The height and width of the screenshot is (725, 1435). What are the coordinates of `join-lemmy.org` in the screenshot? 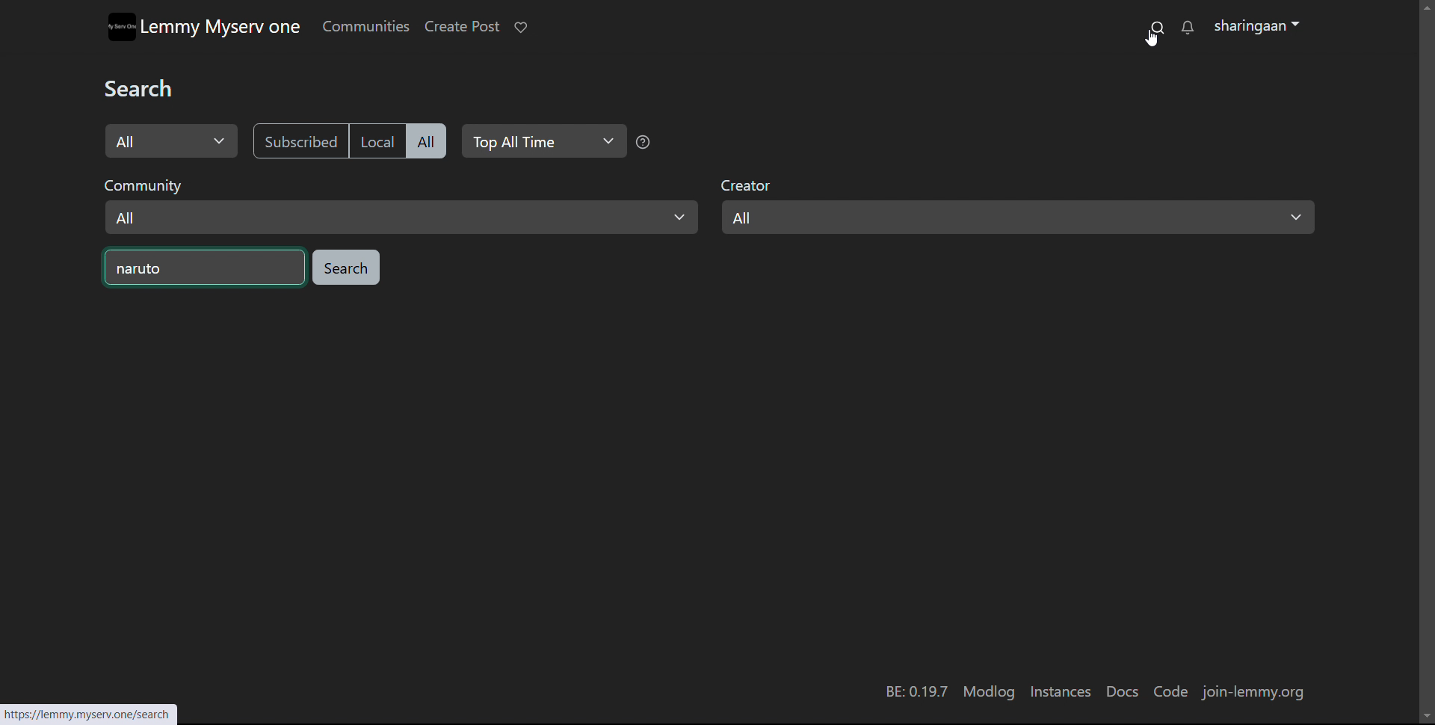 It's located at (1256, 691).